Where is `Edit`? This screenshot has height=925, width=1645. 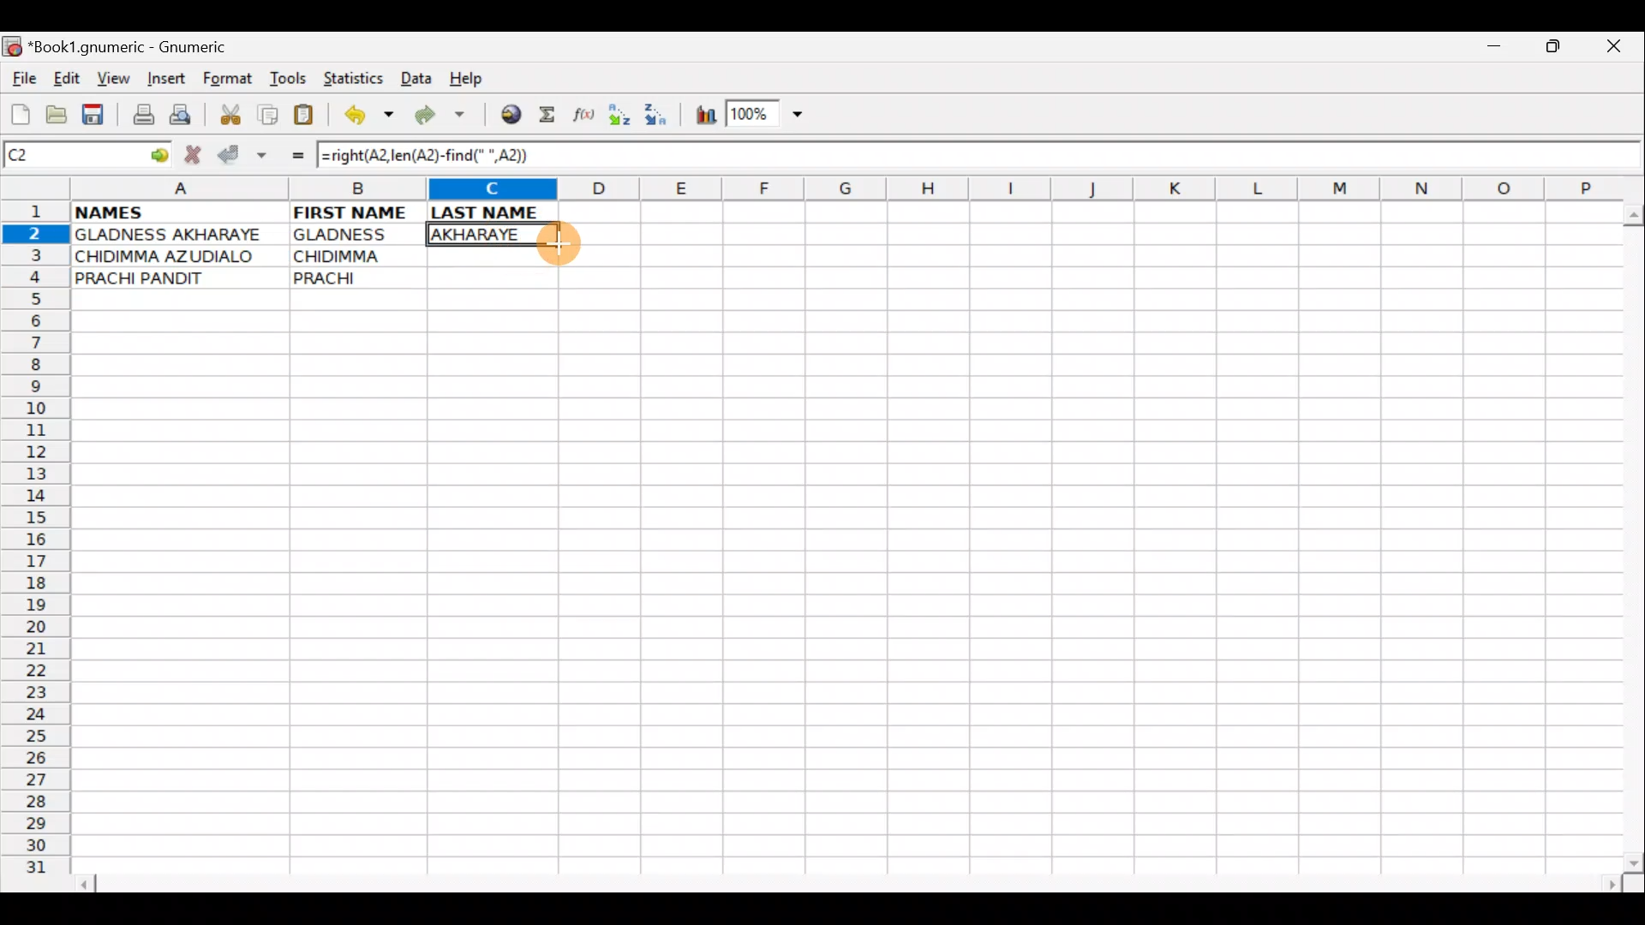
Edit is located at coordinates (66, 78).